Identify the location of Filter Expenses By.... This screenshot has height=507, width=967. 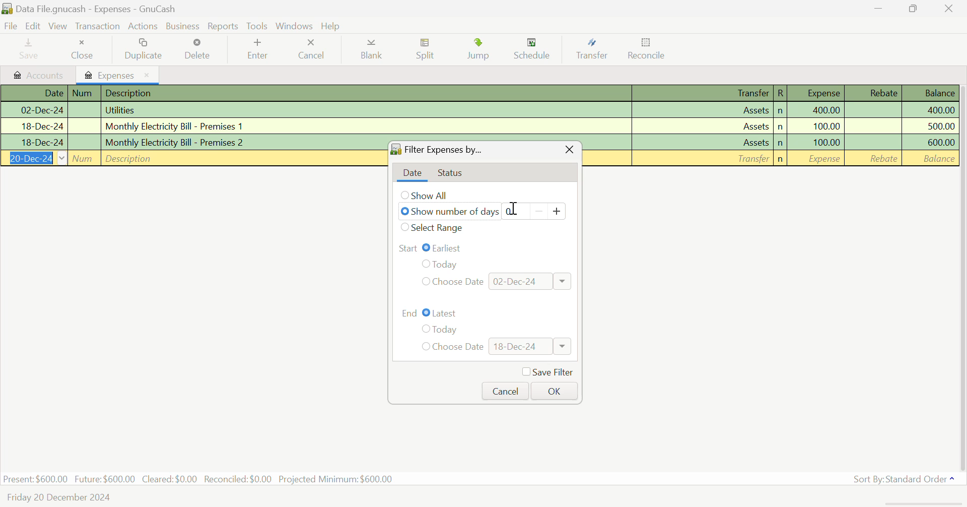
(445, 150).